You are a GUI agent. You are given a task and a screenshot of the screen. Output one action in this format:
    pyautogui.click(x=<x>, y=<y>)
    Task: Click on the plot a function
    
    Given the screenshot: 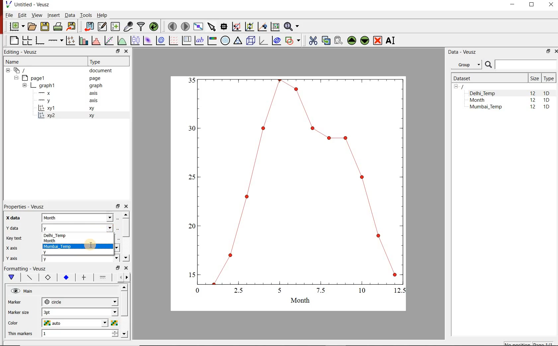 What is the action you would take?
    pyautogui.click(x=122, y=40)
    